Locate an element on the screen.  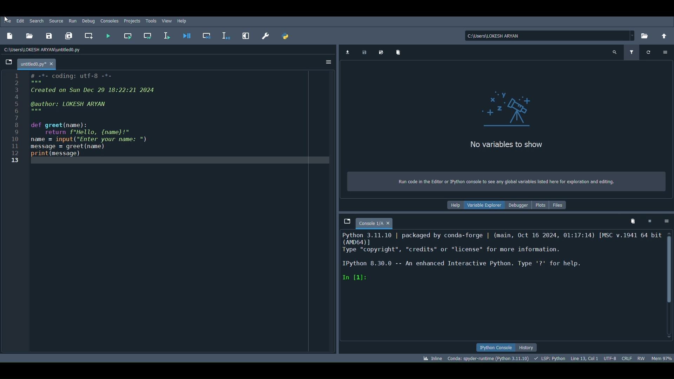
Variable explorer is located at coordinates (487, 205).